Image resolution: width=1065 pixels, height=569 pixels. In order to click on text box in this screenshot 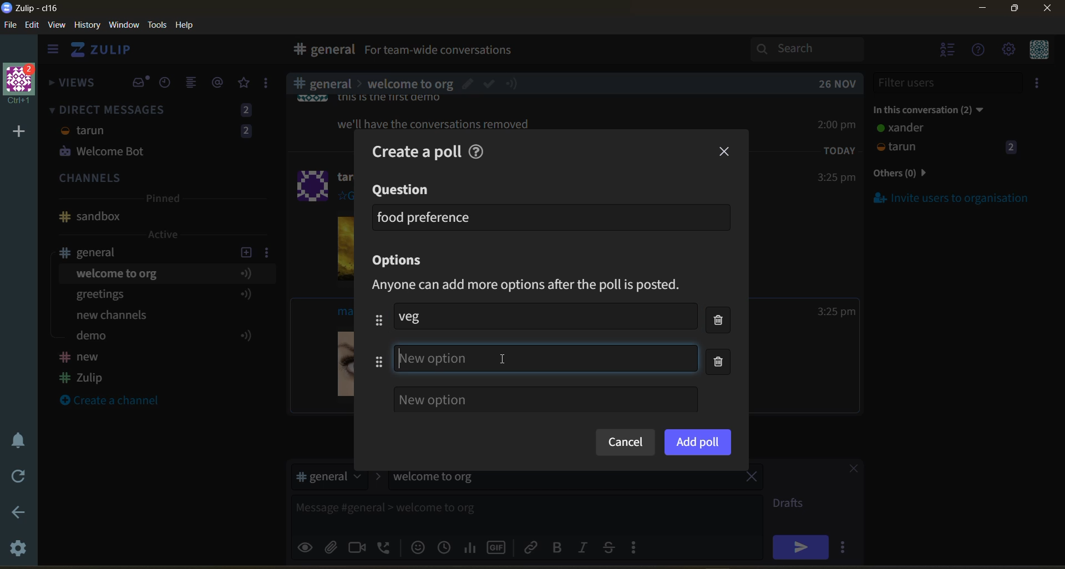, I will do `click(498, 512)`.